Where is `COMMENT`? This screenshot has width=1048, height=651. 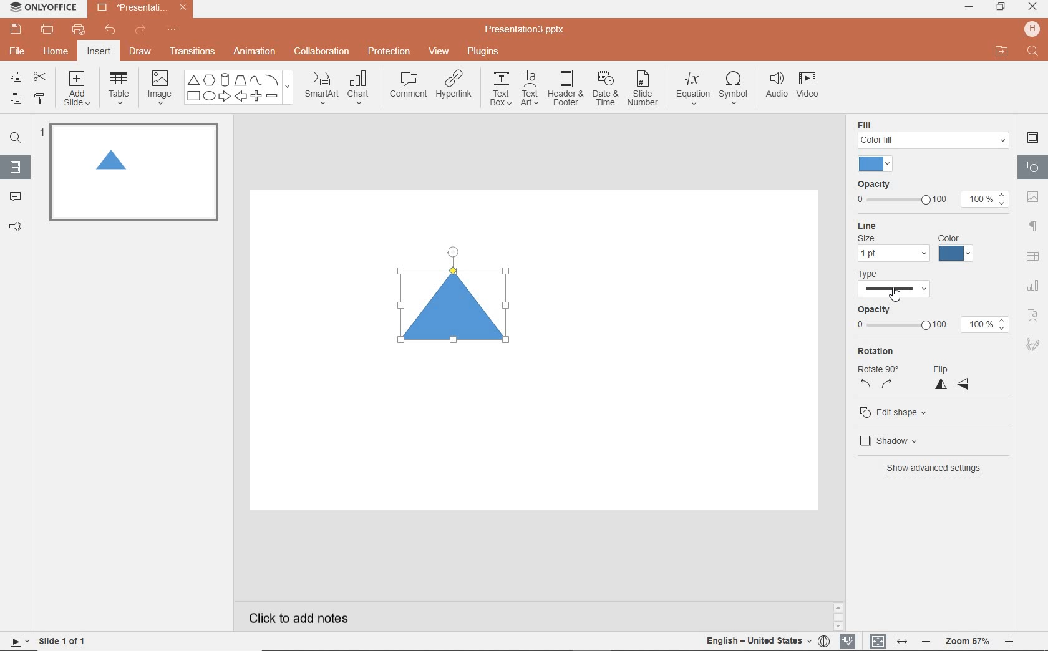 COMMENT is located at coordinates (407, 88).